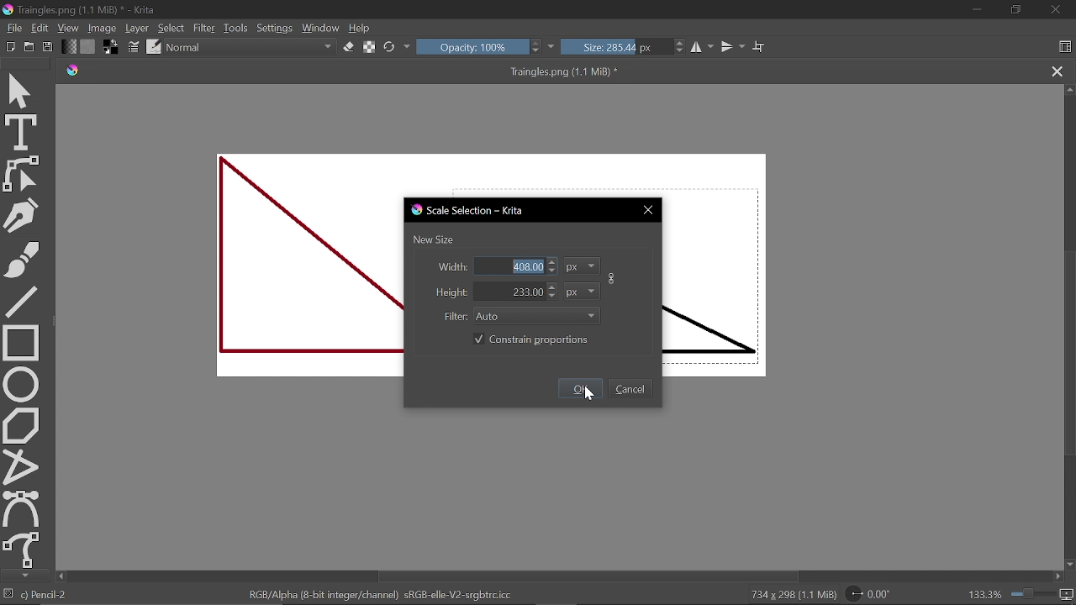 The height and width of the screenshot is (605, 1076). Describe the element at coordinates (135, 48) in the screenshot. I see `Choose brush settings` at that location.